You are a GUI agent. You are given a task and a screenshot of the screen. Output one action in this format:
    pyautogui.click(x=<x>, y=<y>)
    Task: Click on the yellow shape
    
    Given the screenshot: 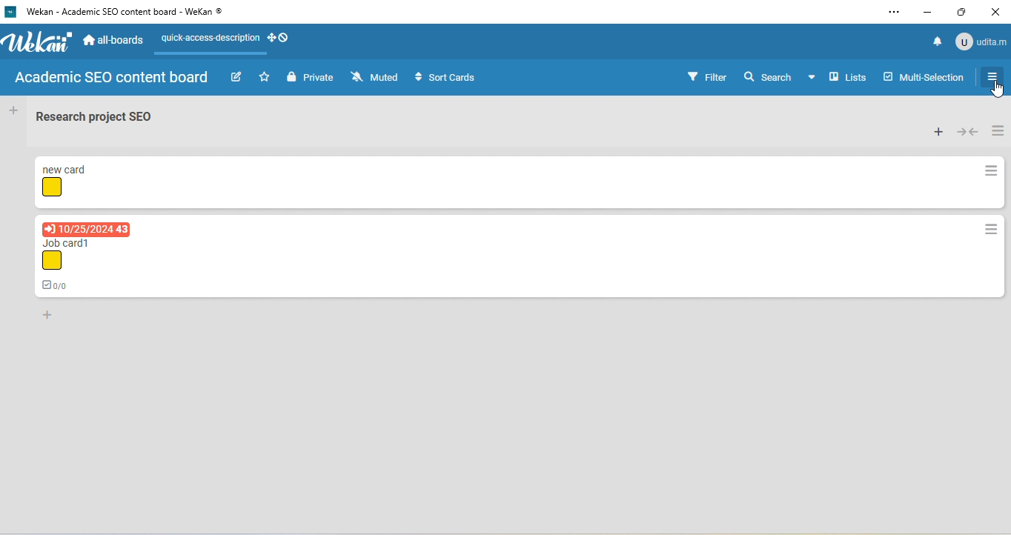 What is the action you would take?
    pyautogui.click(x=53, y=261)
    